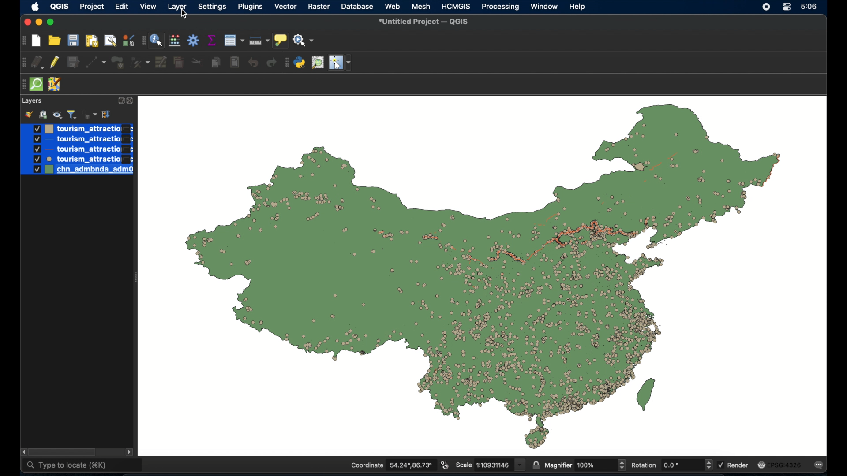 The image size is (847, 476). What do you see at coordinates (22, 63) in the screenshot?
I see `drag handle` at bounding box center [22, 63].